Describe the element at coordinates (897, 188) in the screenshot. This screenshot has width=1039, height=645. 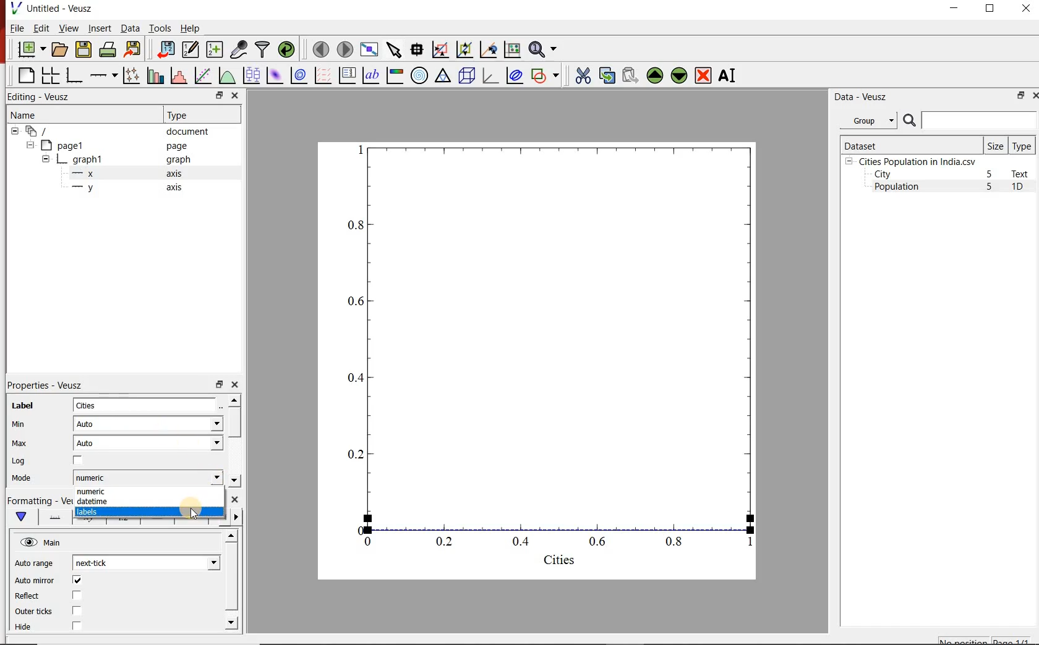
I see `Population` at that location.